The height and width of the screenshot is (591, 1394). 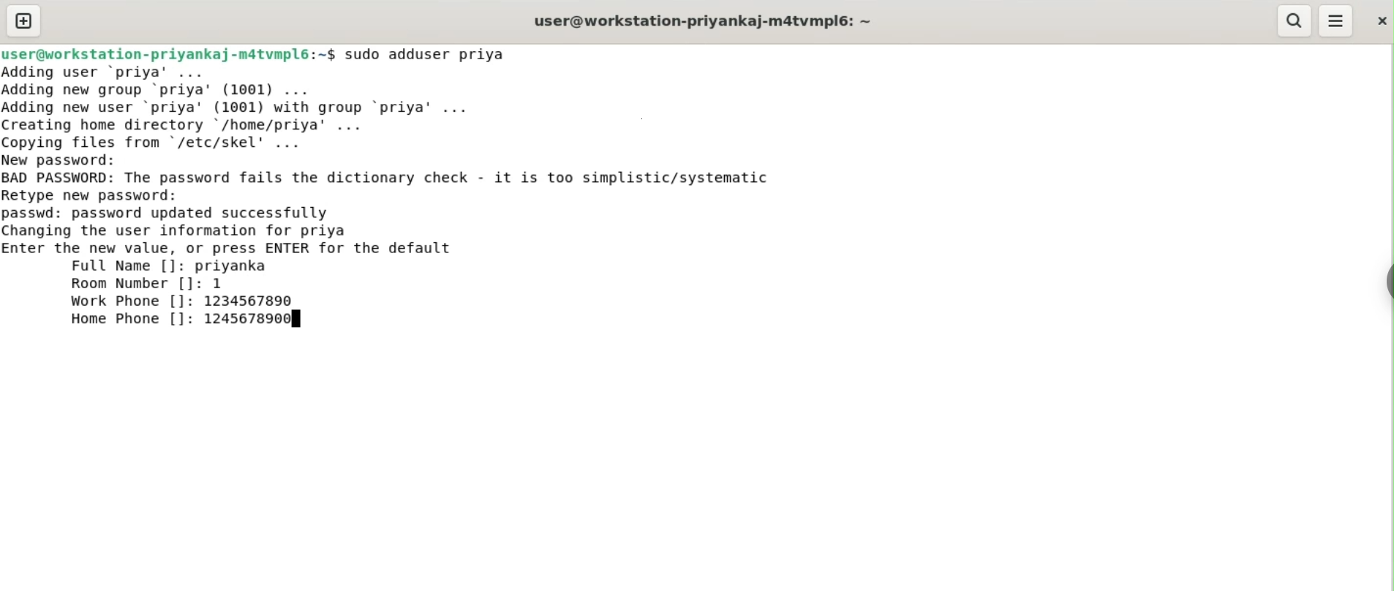 I want to click on sidebar, so click(x=1387, y=282).